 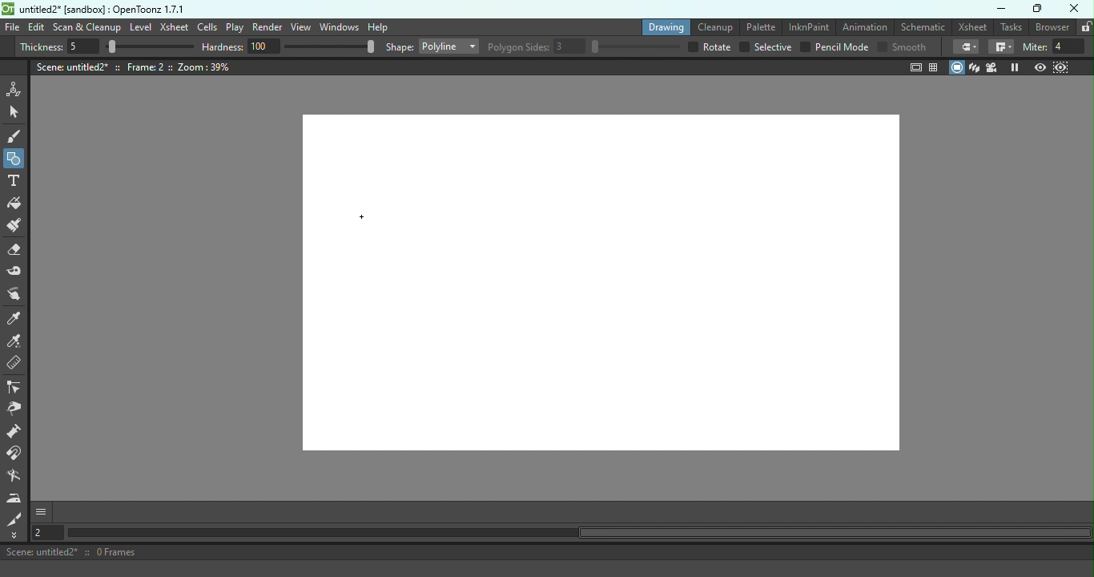 What do you see at coordinates (86, 27) in the screenshot?
I see `Scan & Cleanup` at bounding box center [86, 27].